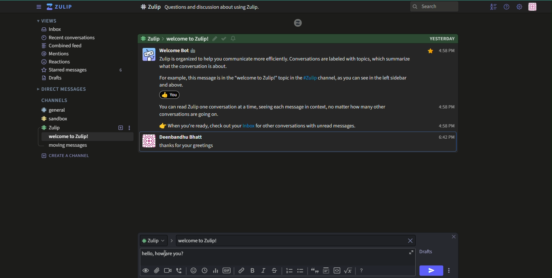 Image resolution: width=552 pixels, height=278 pixels. What do you see at coordinates (49, 21) in the screenshot?
I see `views` at bounding box center [49, 21].